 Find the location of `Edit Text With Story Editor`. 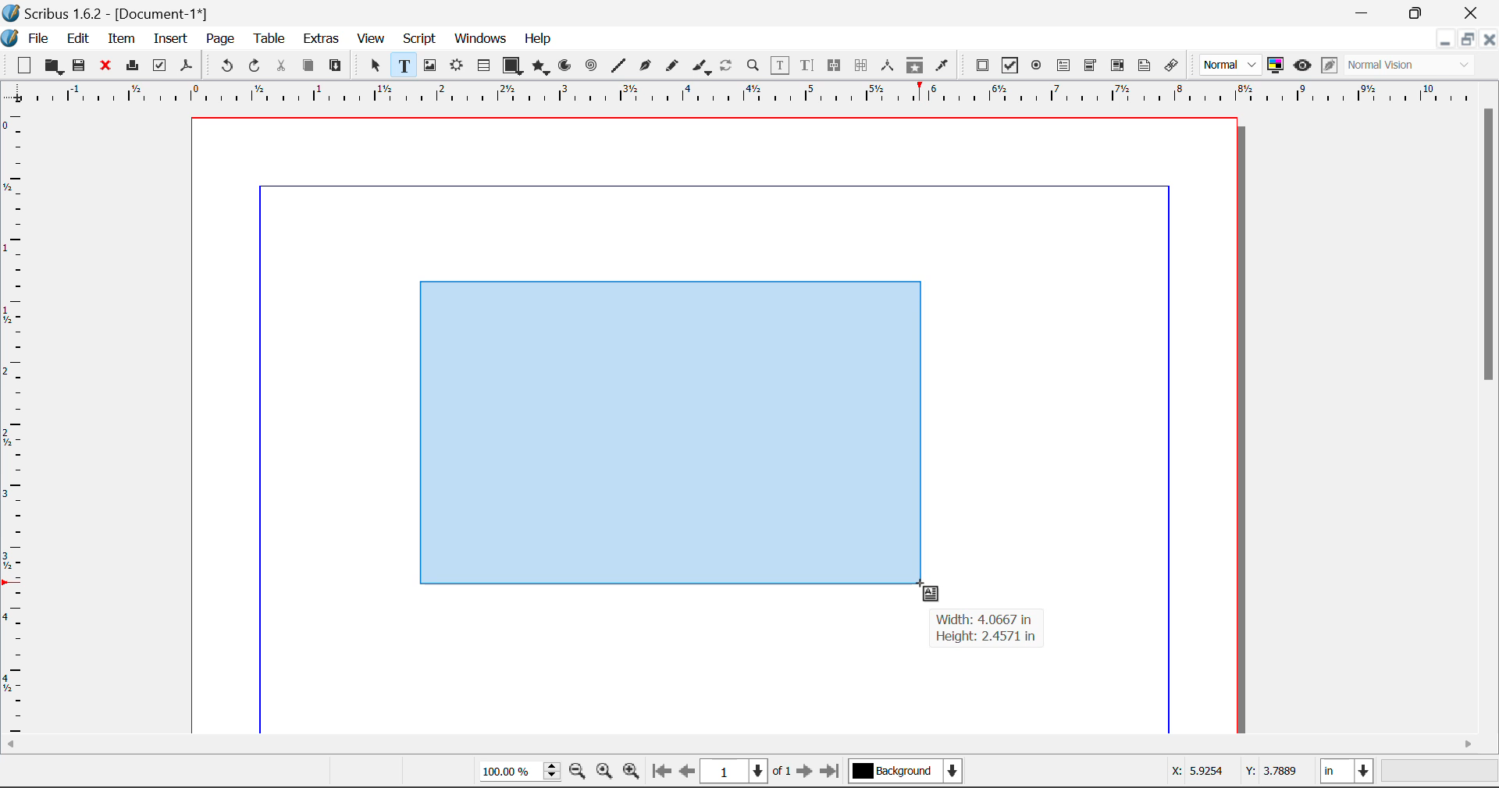

Edit Text With Story Editor is located at coordinates (806, 66).